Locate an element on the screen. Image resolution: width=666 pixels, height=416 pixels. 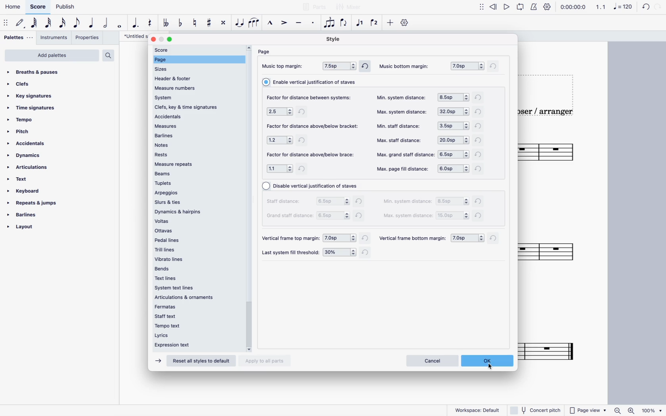
bends is located at coordinates (194, 268).